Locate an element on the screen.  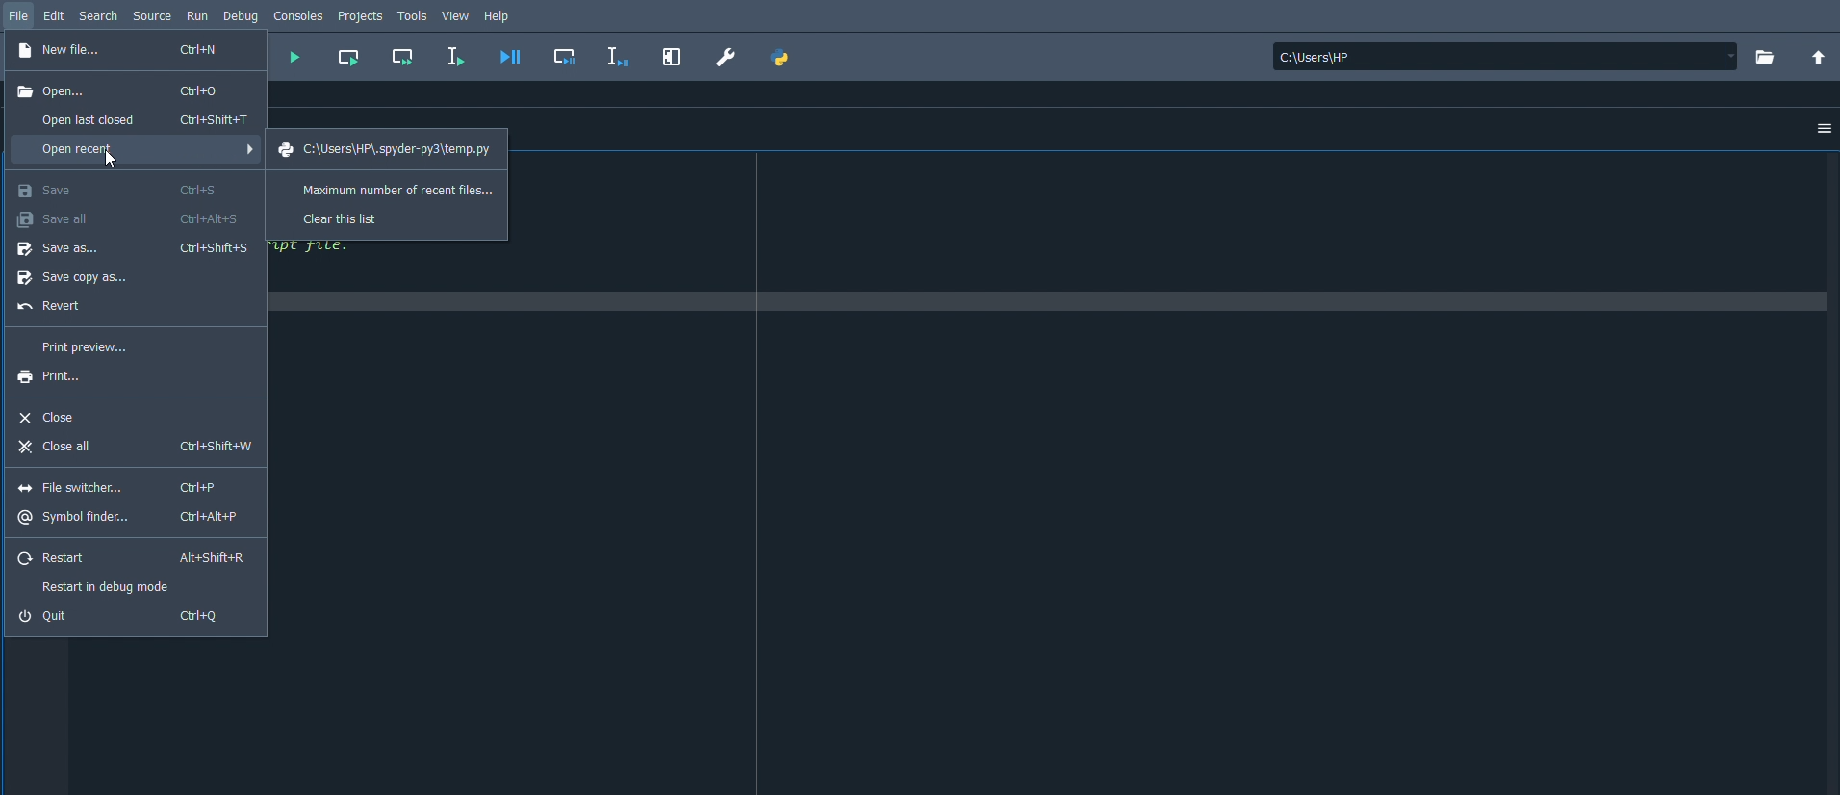
Save copy as is located at coordinates (83, 279).